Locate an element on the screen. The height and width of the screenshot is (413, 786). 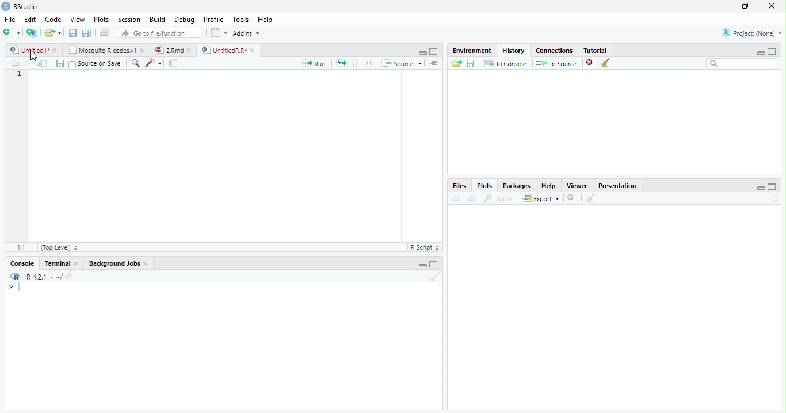
Print  the current file is located at coordinates (105, 33).